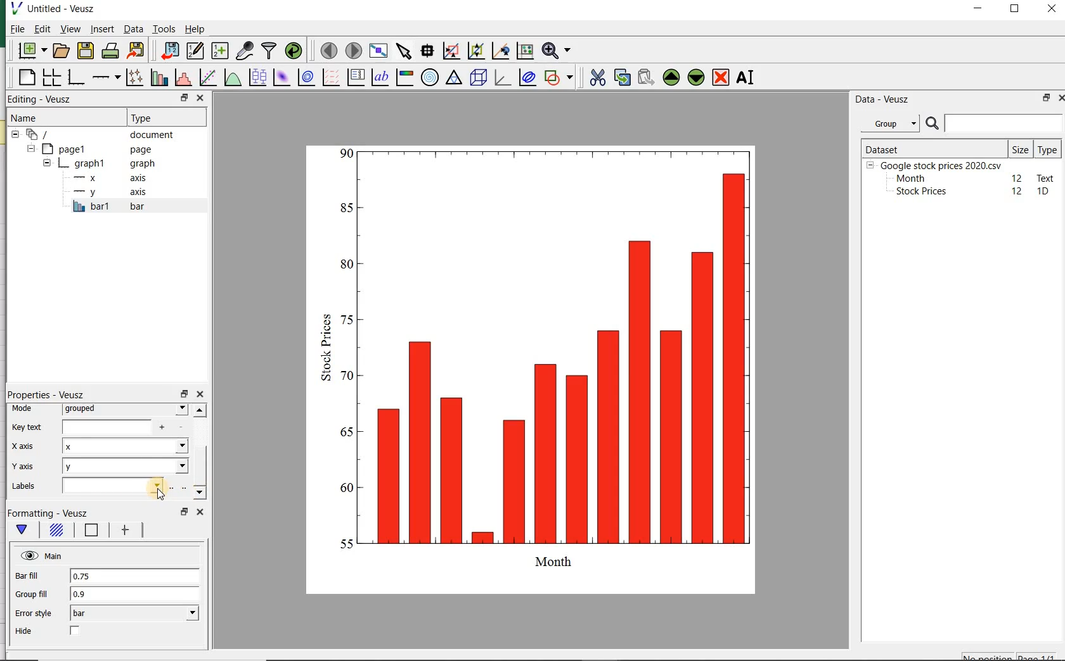 The height and width of the screenshot is (661, 1065). Describe the element at coordinates (1021, 148) in the screenshot. I see `Size` at that location.